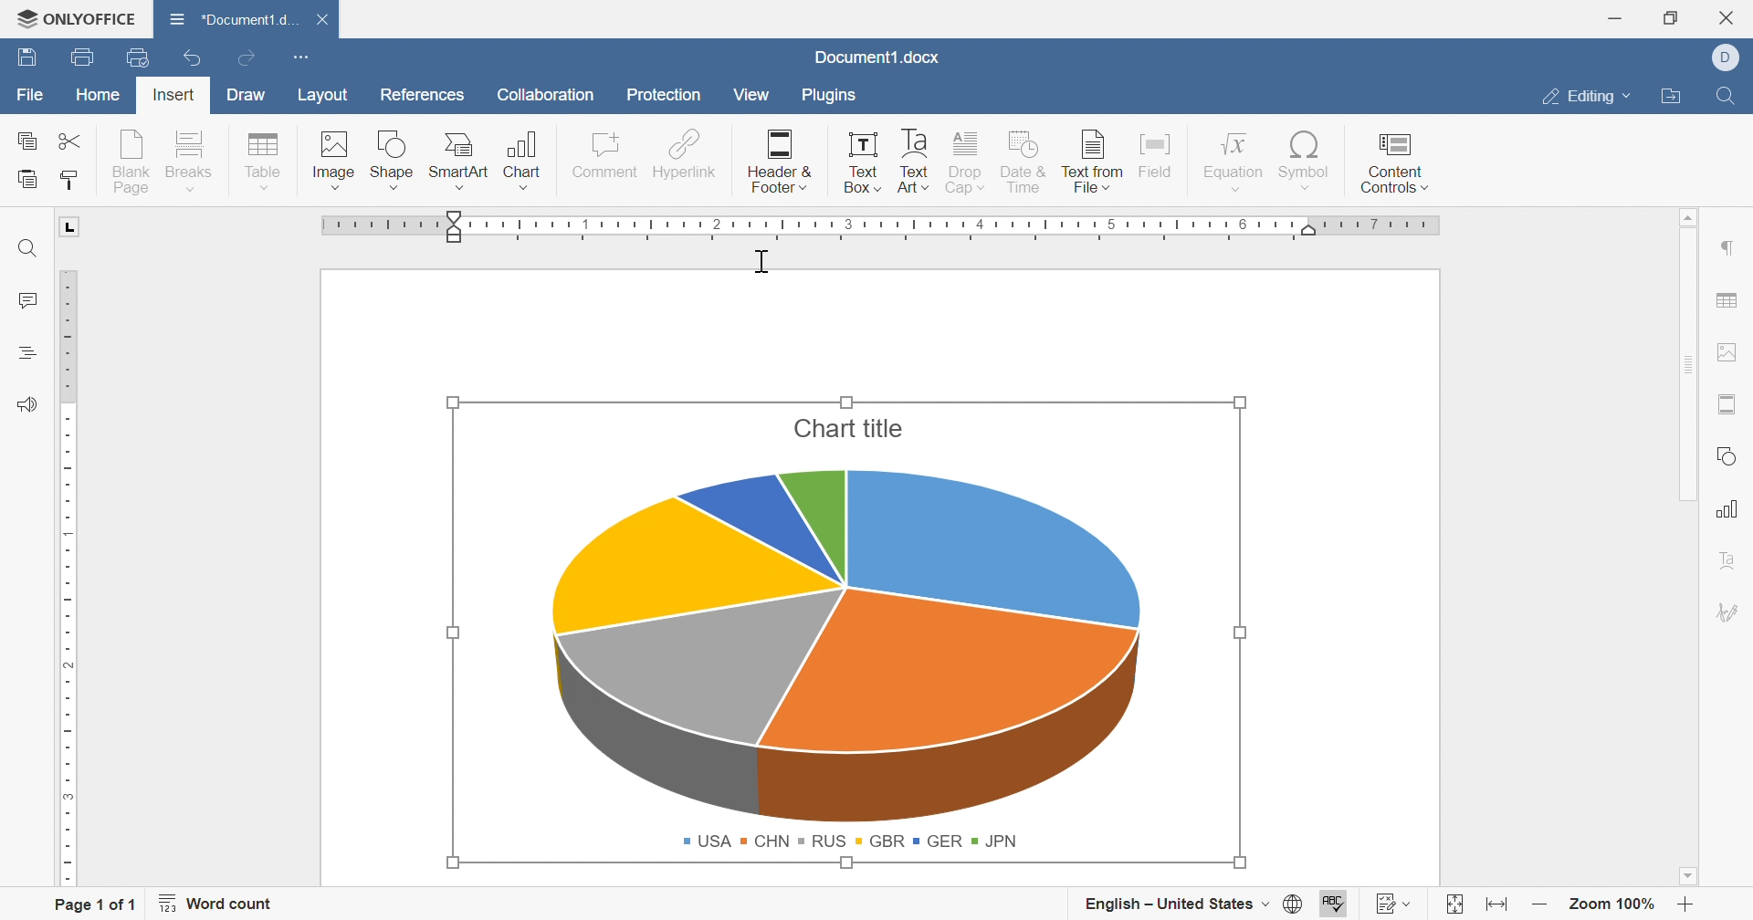 The image size is (1753, 920). What do you see at coordinates (864, 163) in the screenshot?
I see `Text Box` at bounding box center [864, 163].